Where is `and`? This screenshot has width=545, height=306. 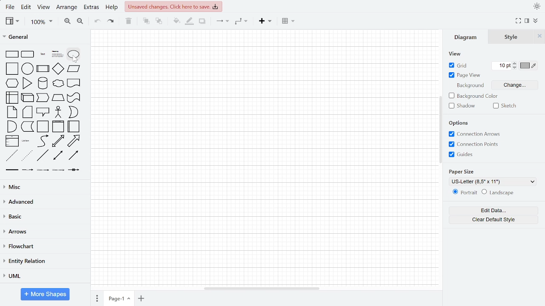 and is located at coordinates (13, 126).